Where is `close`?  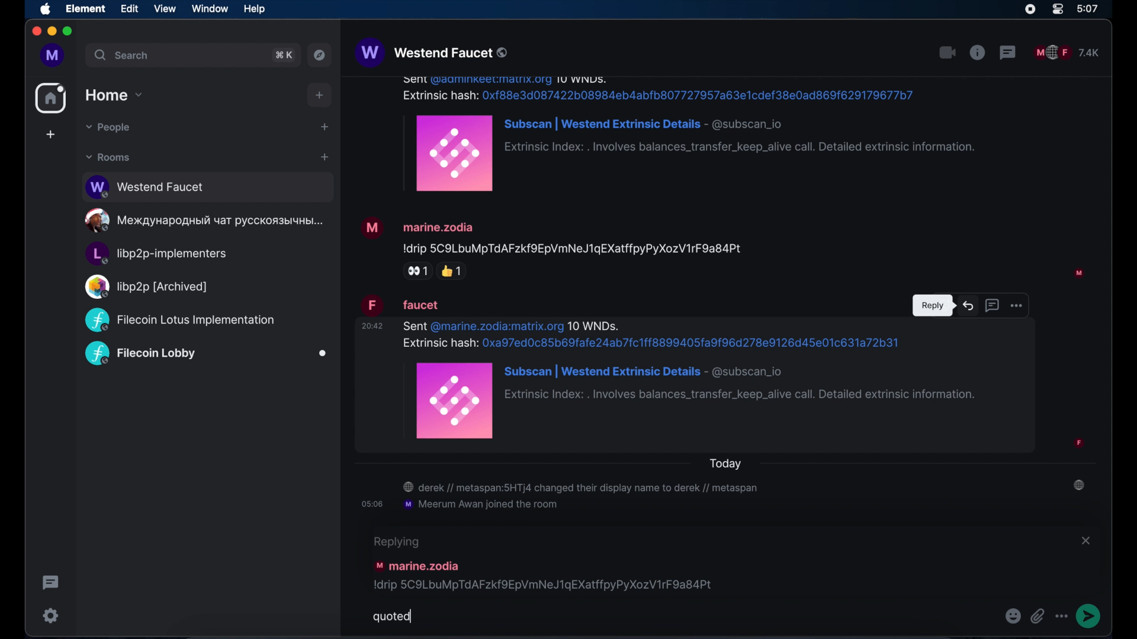
close is located at coordinates (1087, 541).